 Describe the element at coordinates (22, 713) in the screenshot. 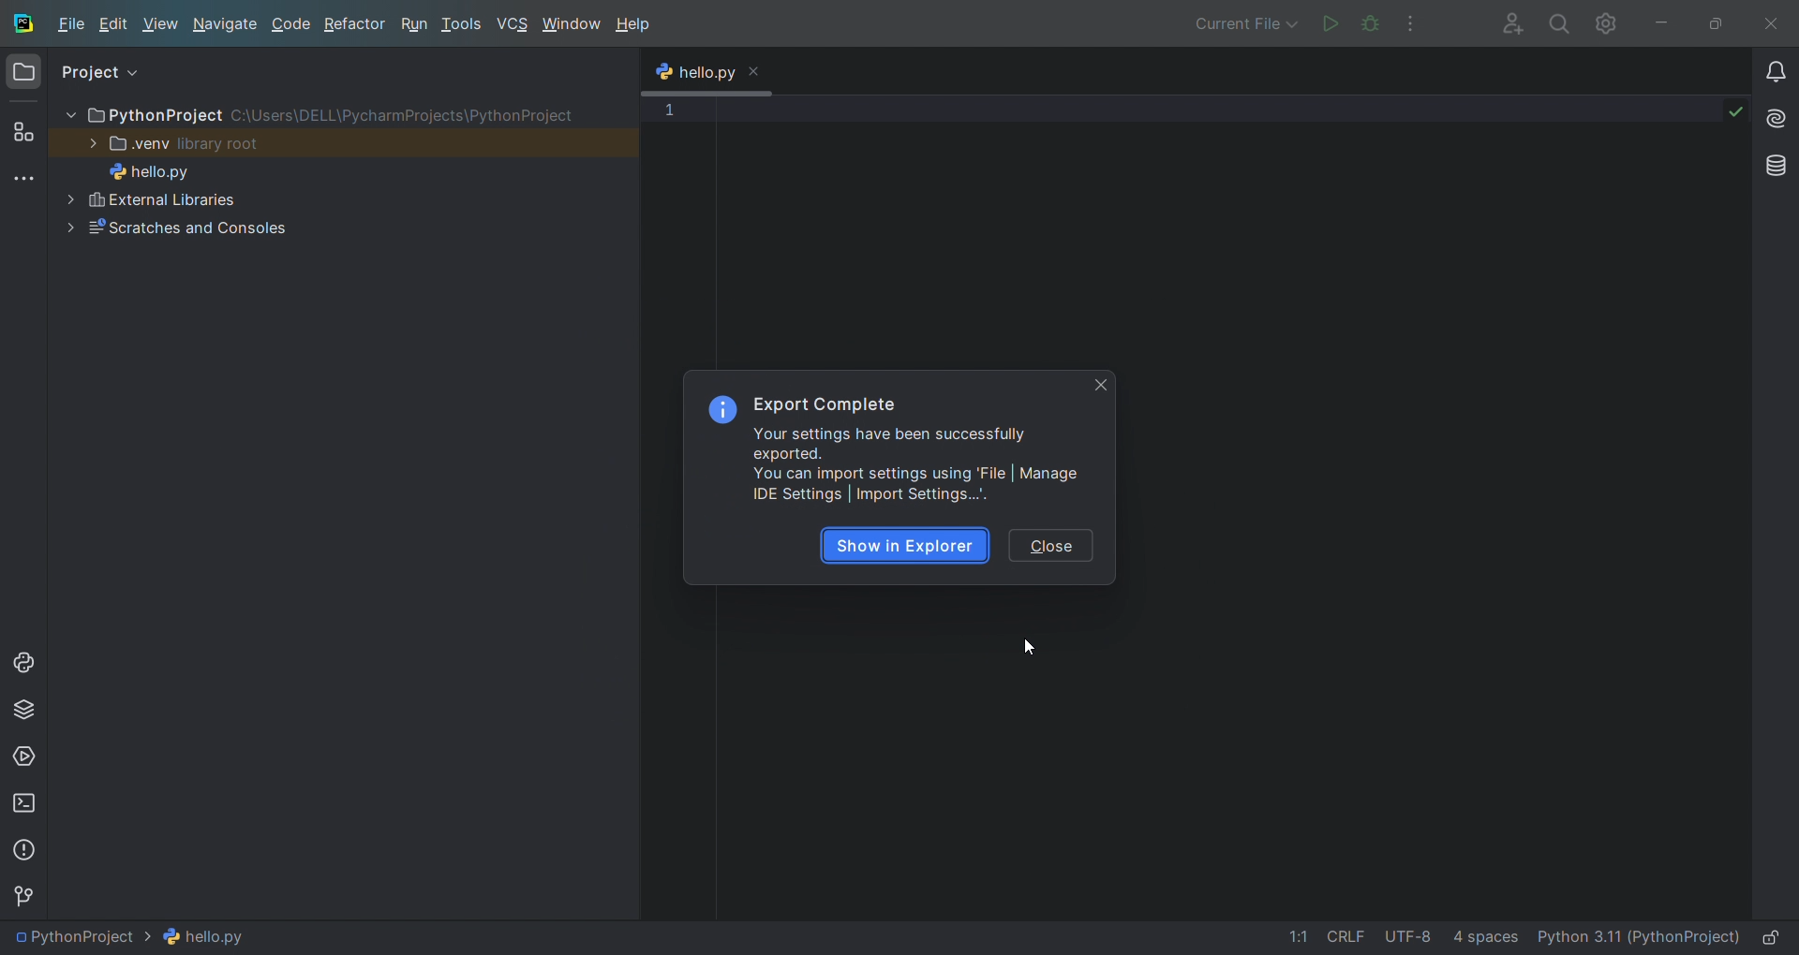

I see `python package` at that location.